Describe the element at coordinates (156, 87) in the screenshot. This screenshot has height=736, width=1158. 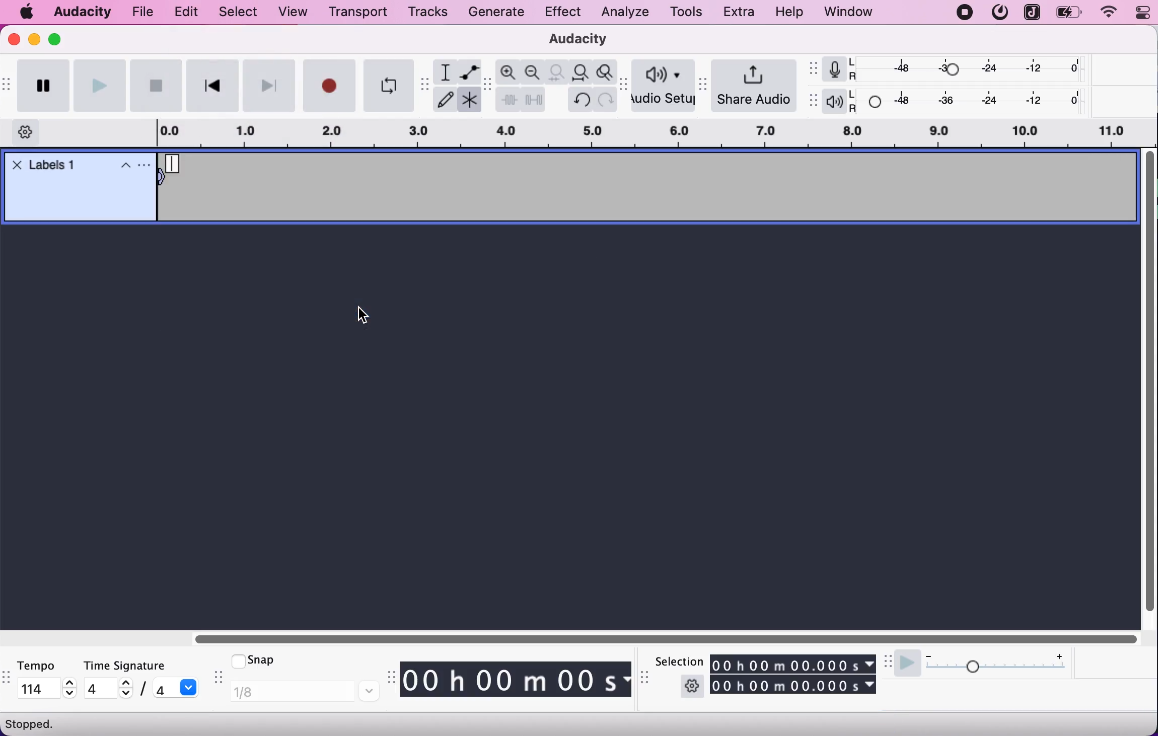
I see `stop` at that location.